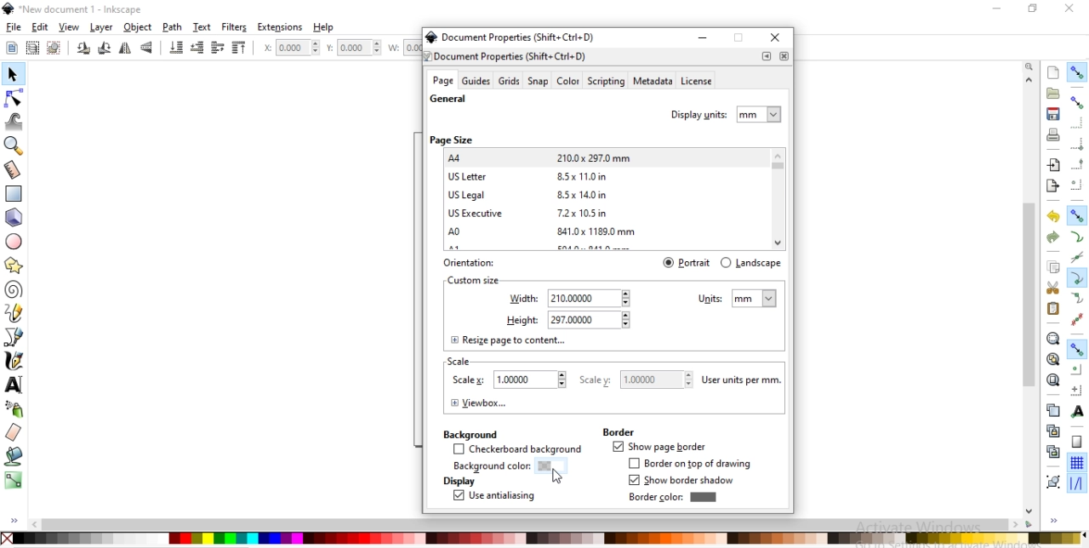 This screenshot has width=1089, height=548. What do you see at coordinates (784, 56) in the screenshot?
I see `close` at bounding box center [784, 56].